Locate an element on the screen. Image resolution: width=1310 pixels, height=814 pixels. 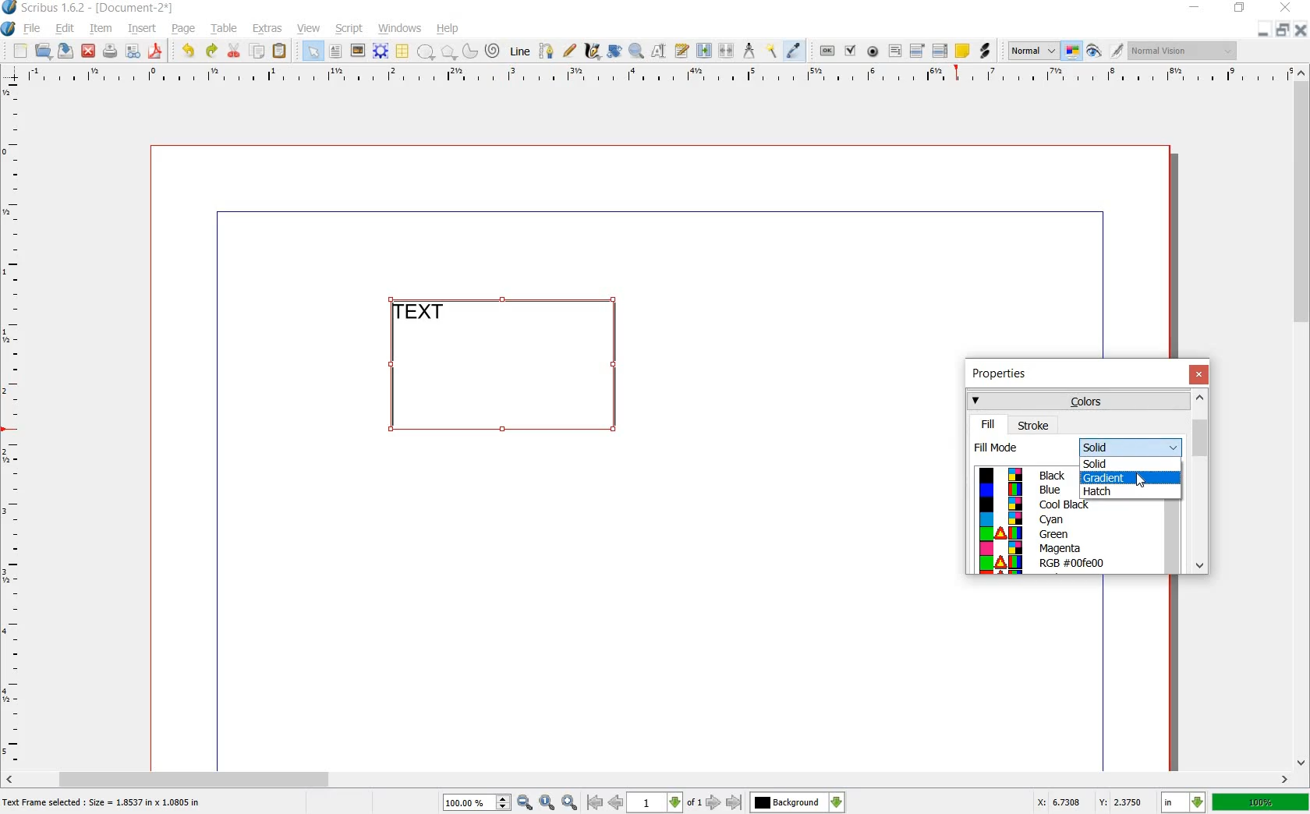
link annotation is located at coordinates (984, 51).